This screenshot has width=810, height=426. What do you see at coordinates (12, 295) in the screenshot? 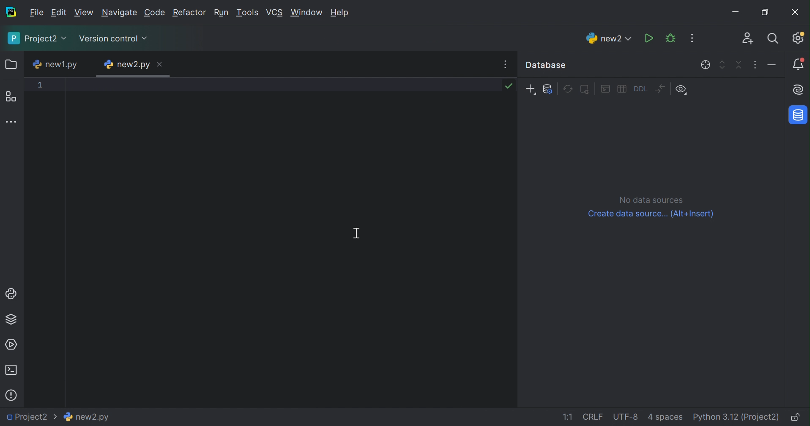
I see `Python Console` at bounding box center [12, 295].